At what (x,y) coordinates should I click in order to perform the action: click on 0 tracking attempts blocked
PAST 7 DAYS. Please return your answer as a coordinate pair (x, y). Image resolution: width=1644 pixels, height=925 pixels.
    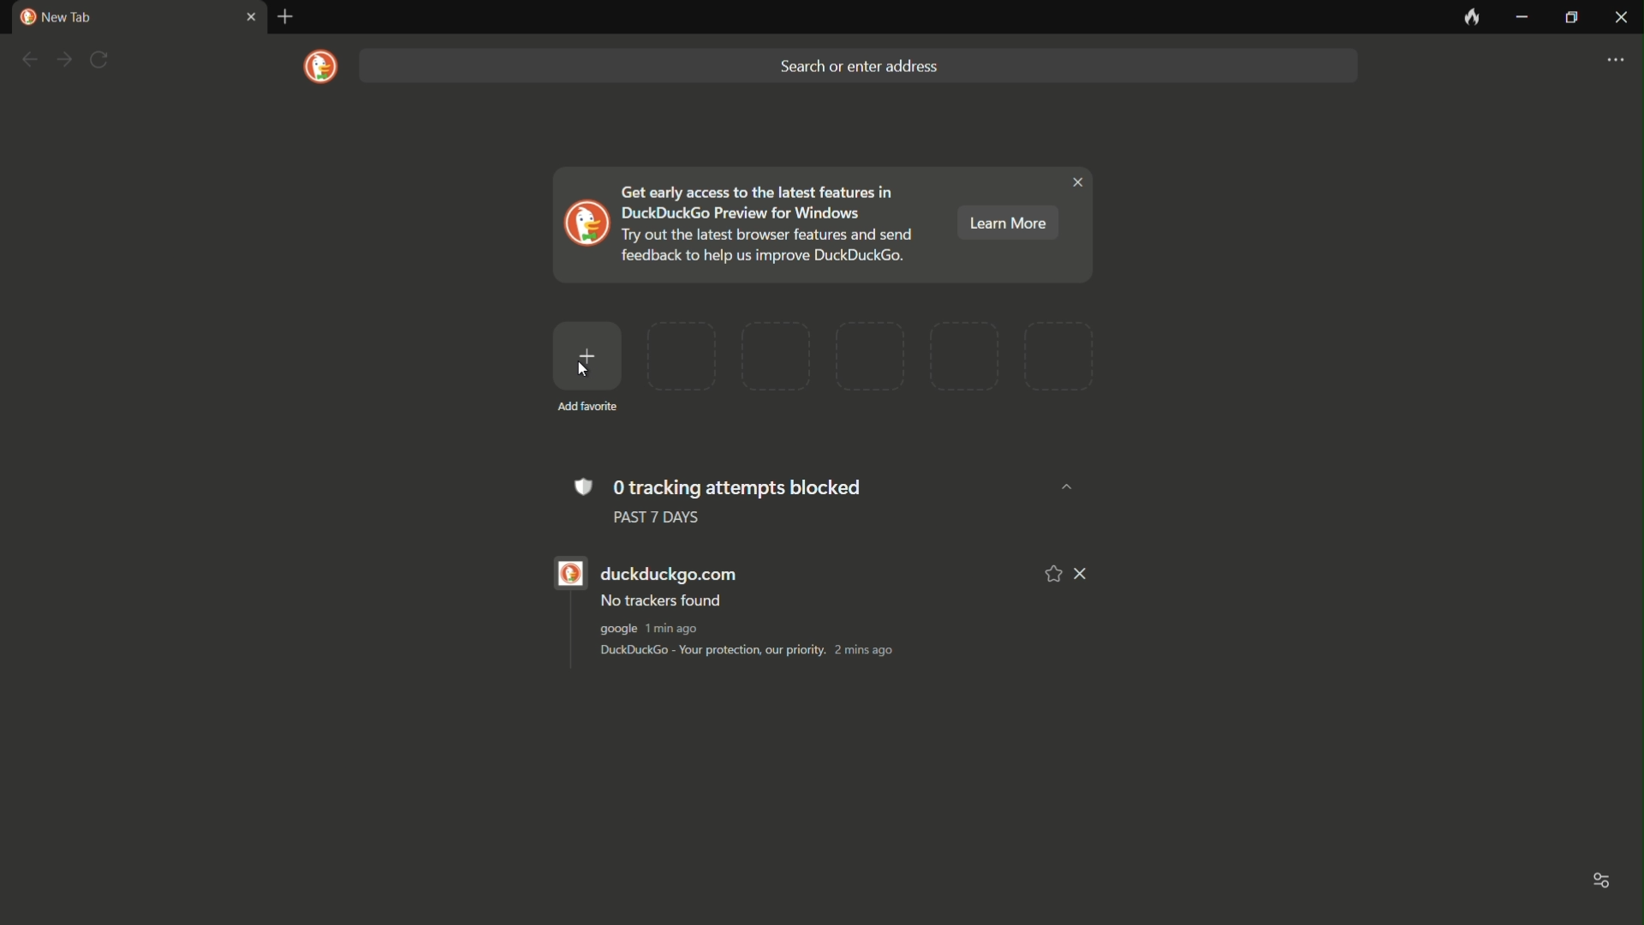
    Looking at the image, I should click on (834, 504).